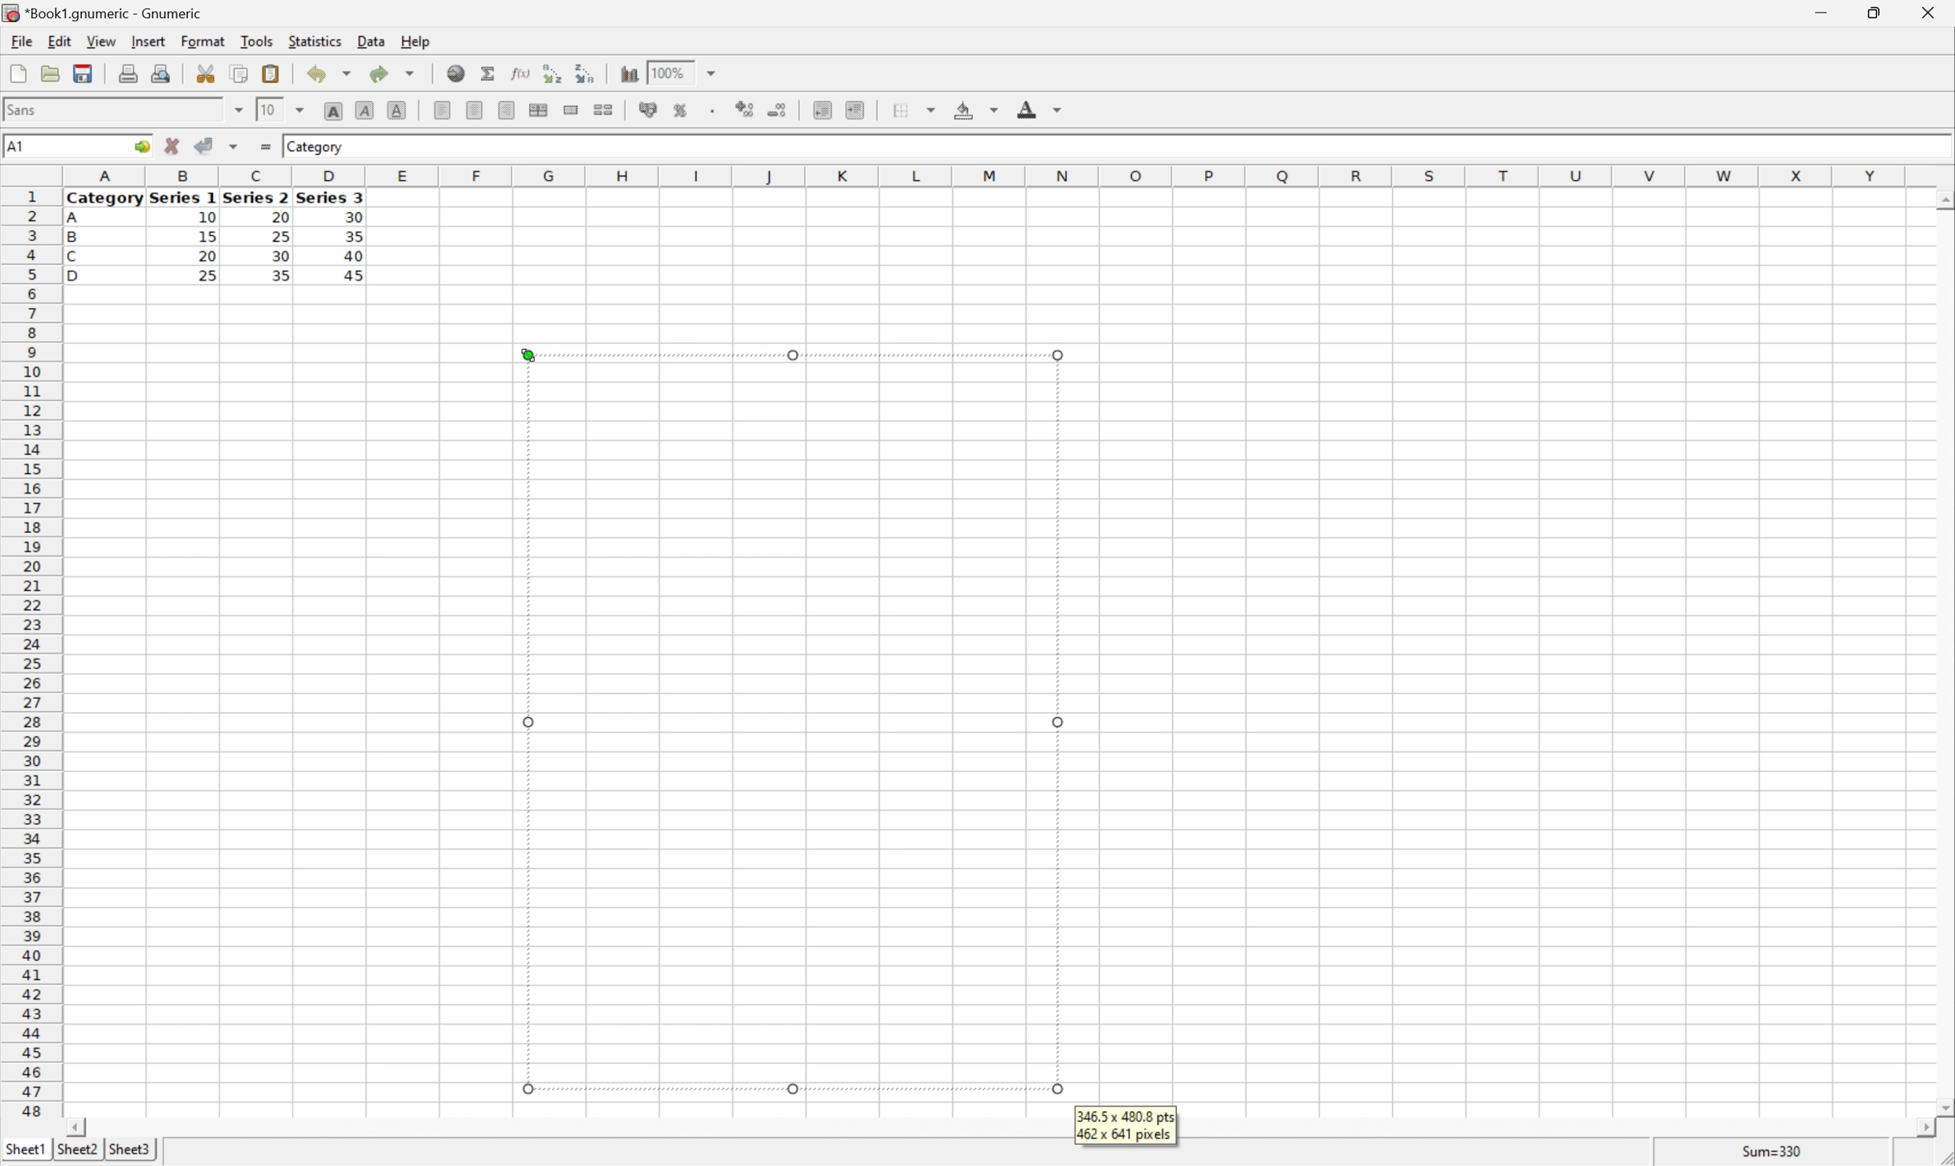 This screenshot has width=1955, height=1166. Describe the element at coordinates (277, 214) in the screenshot. I see `20` at that location.